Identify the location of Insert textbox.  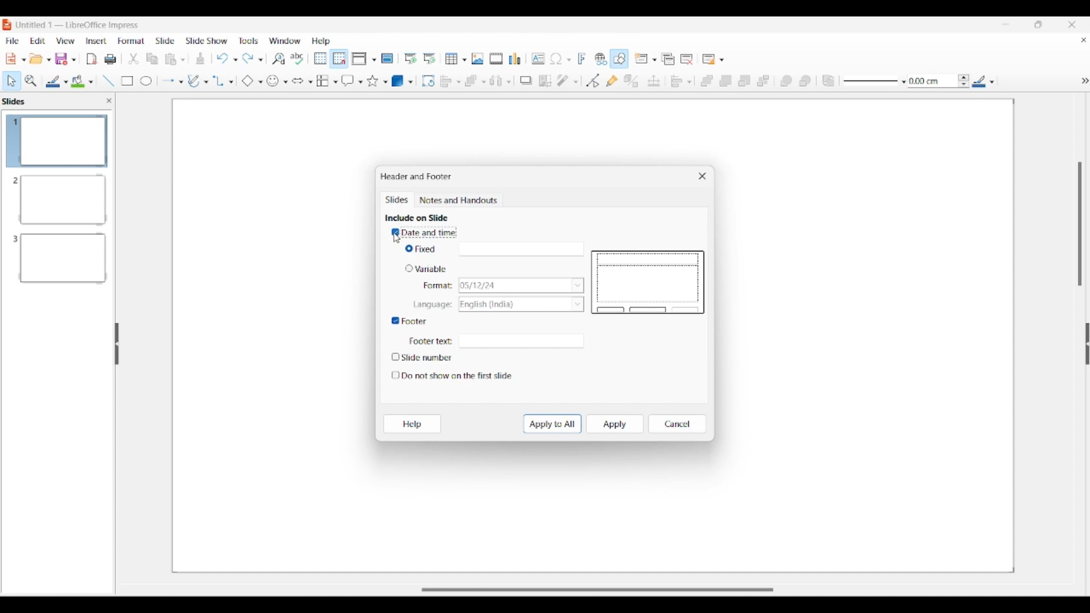
(538, 58).